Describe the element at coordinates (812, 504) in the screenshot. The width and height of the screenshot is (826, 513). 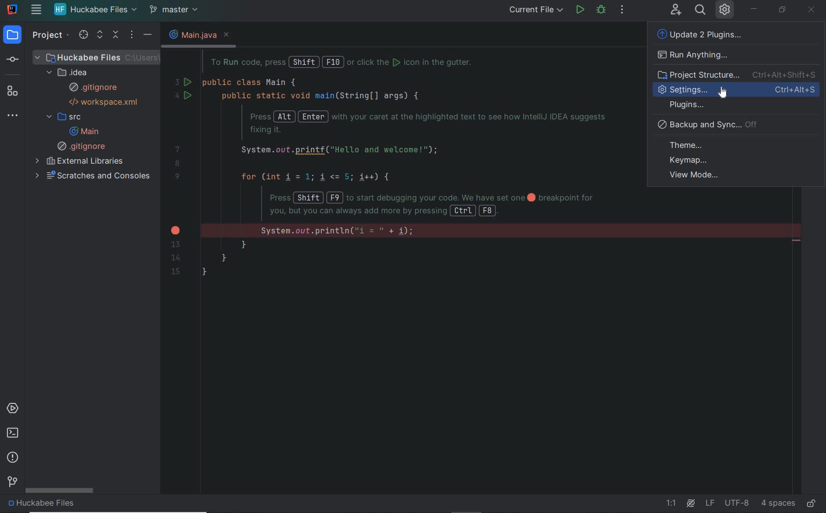
I see `make file ready only` at that location.